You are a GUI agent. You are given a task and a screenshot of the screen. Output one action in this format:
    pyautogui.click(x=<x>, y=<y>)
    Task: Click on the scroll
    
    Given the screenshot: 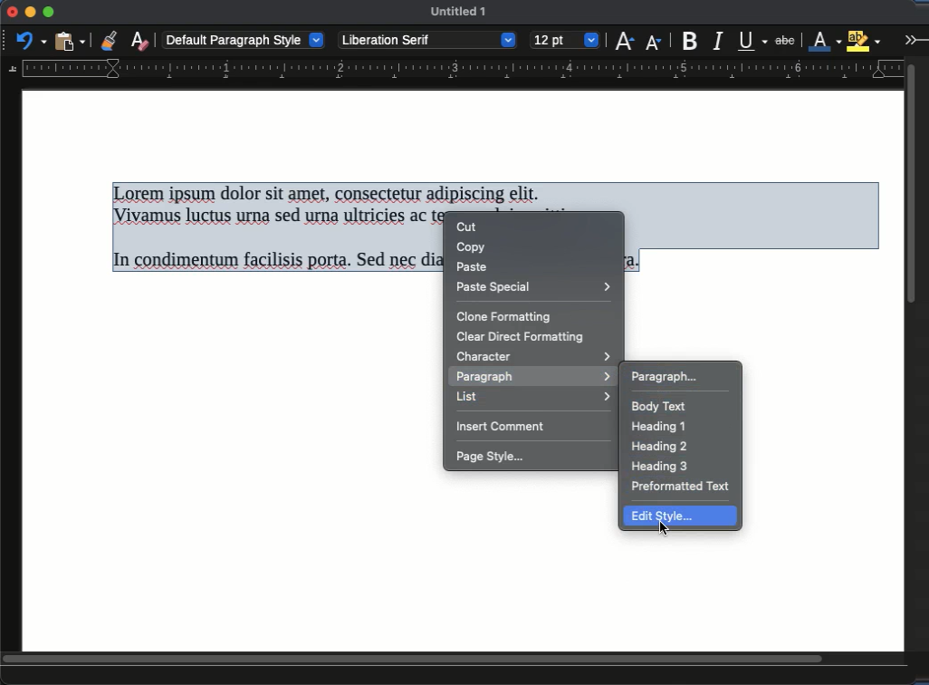 What is the action you would take?
    pyautogui.click(x=455, y=661)
    